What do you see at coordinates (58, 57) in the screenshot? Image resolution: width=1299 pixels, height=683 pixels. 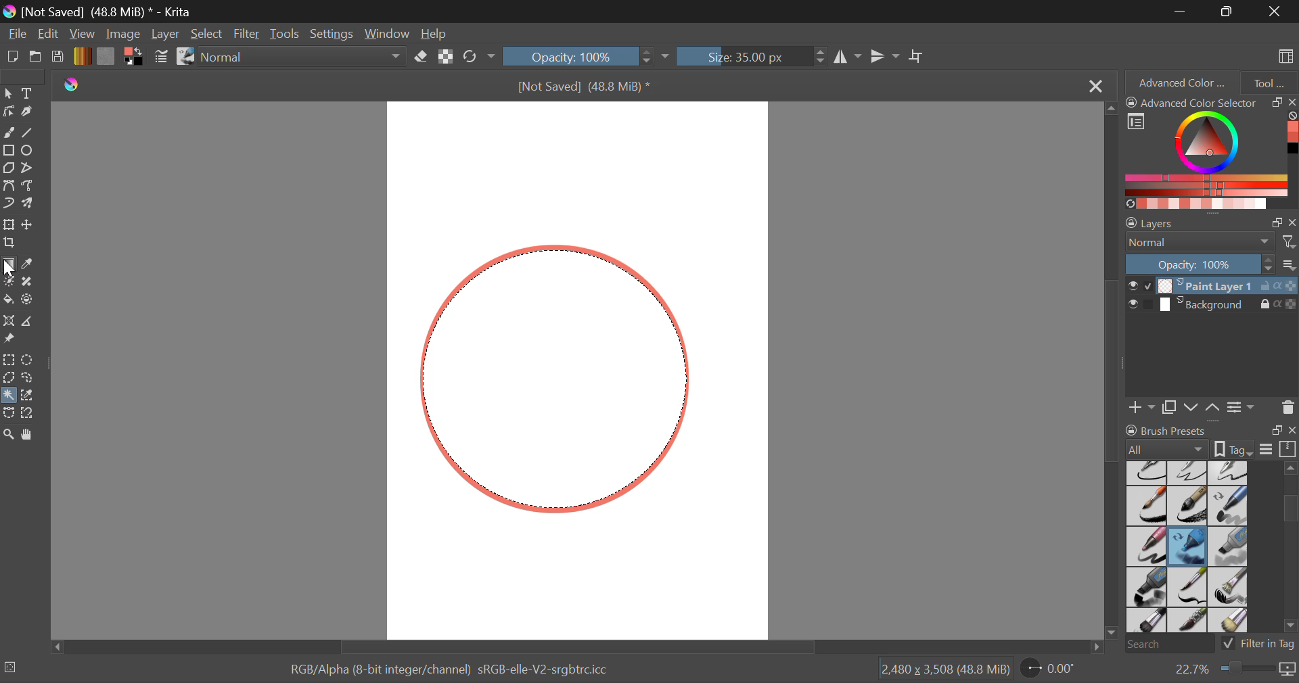 I see `Save` at bounding box center [58, 57].